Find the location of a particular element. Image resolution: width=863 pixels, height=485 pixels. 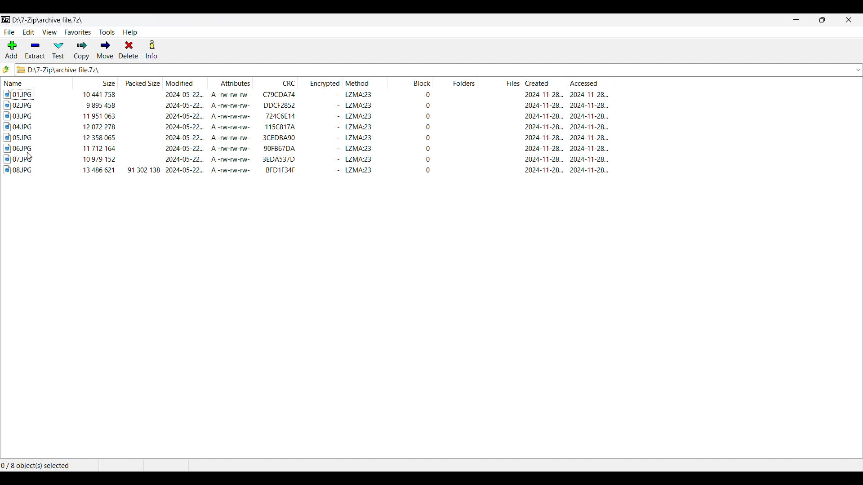

size is located at coordinates (99, 116).